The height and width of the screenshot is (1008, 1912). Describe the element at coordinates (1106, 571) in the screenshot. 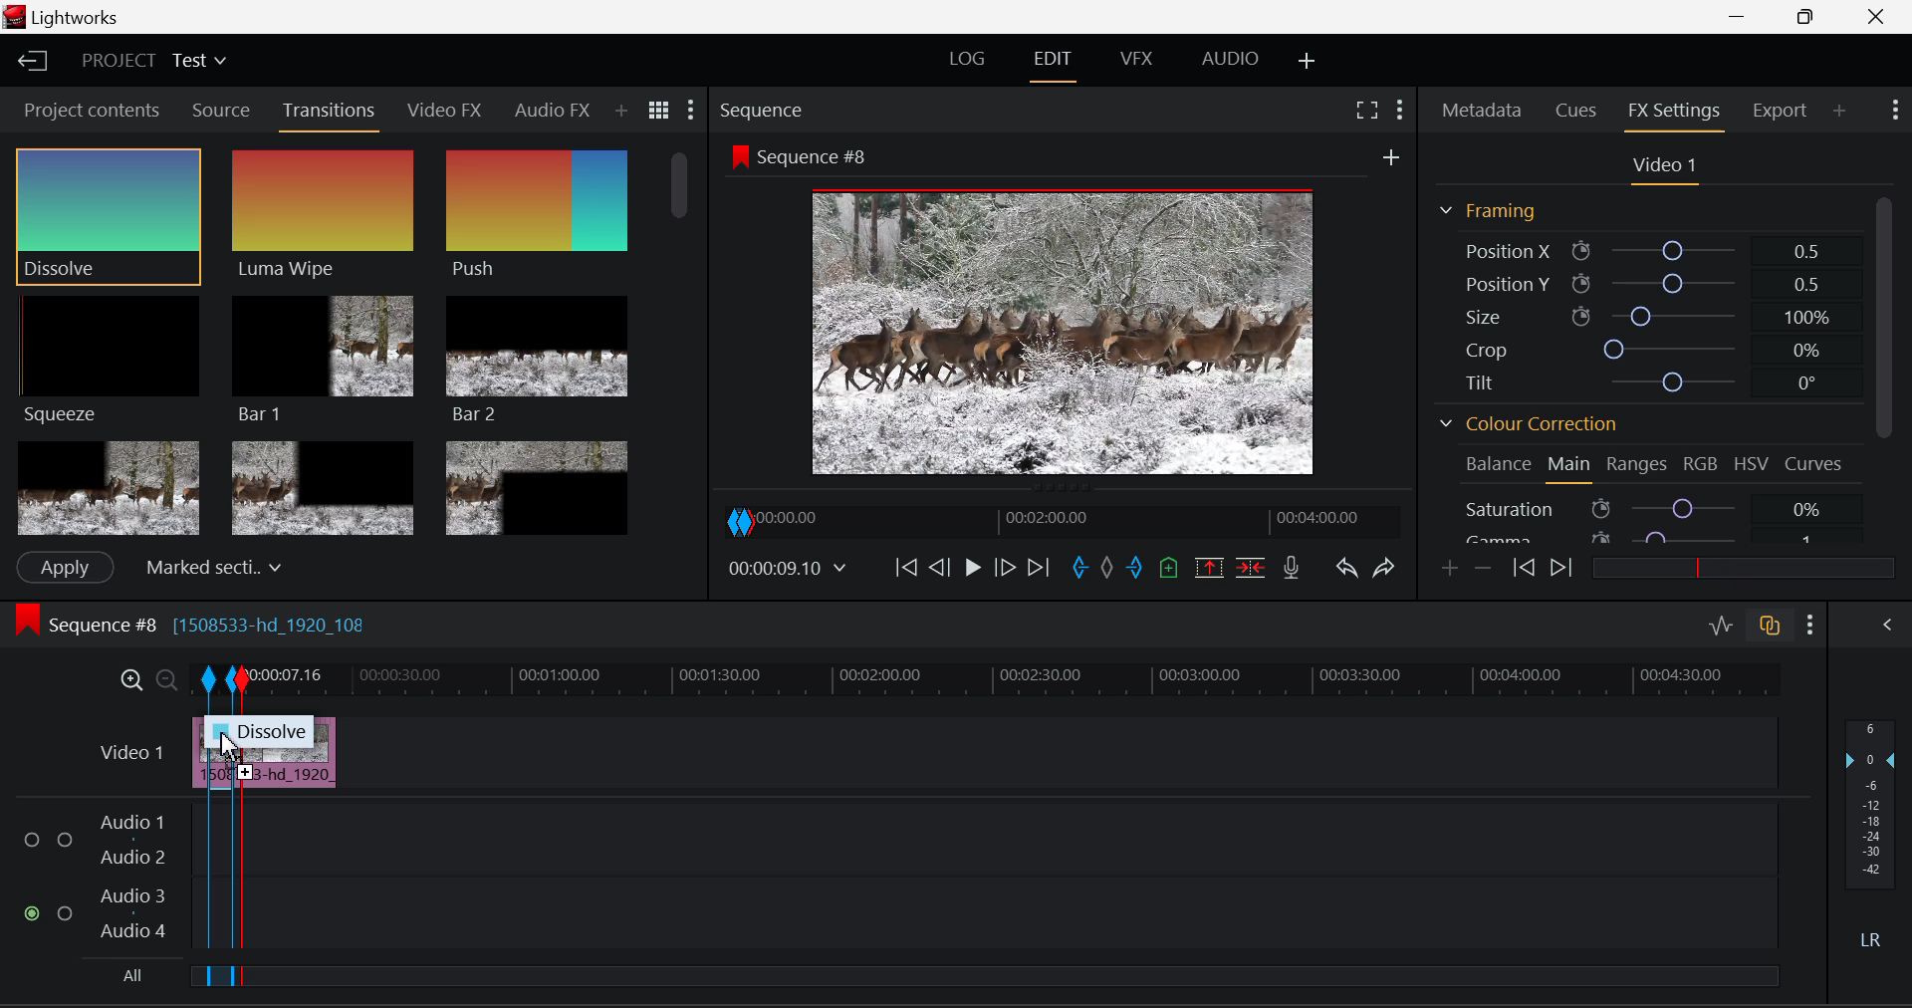

I see `Remove all marks` at that location.